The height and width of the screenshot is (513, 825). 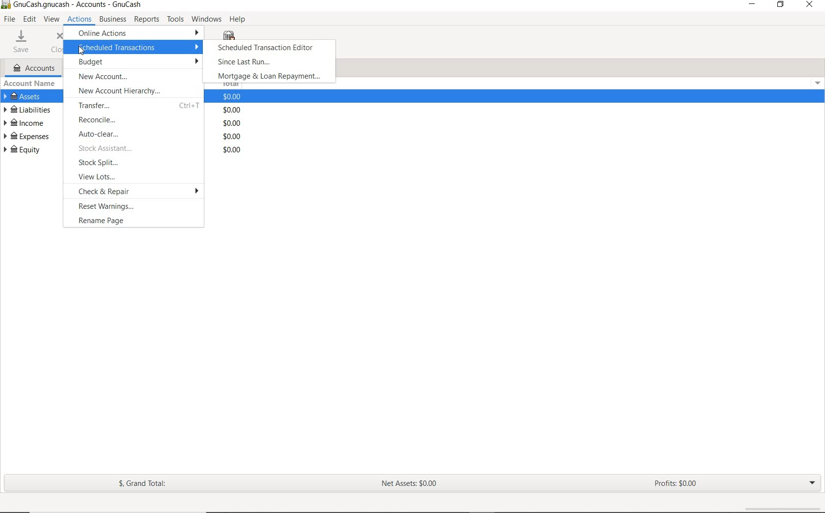 I want to click on ONLINE ACTIONS, so click(x=136, y=34).